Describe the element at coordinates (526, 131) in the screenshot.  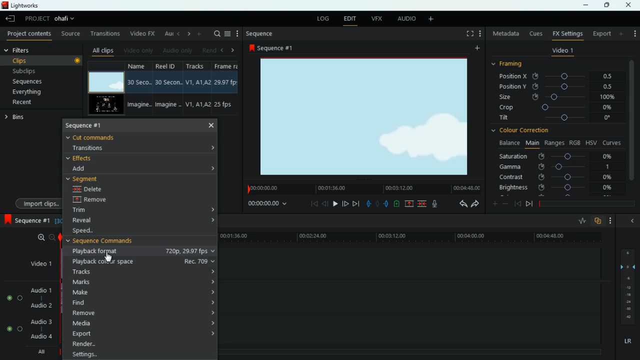
I see `colour correction` at that location.